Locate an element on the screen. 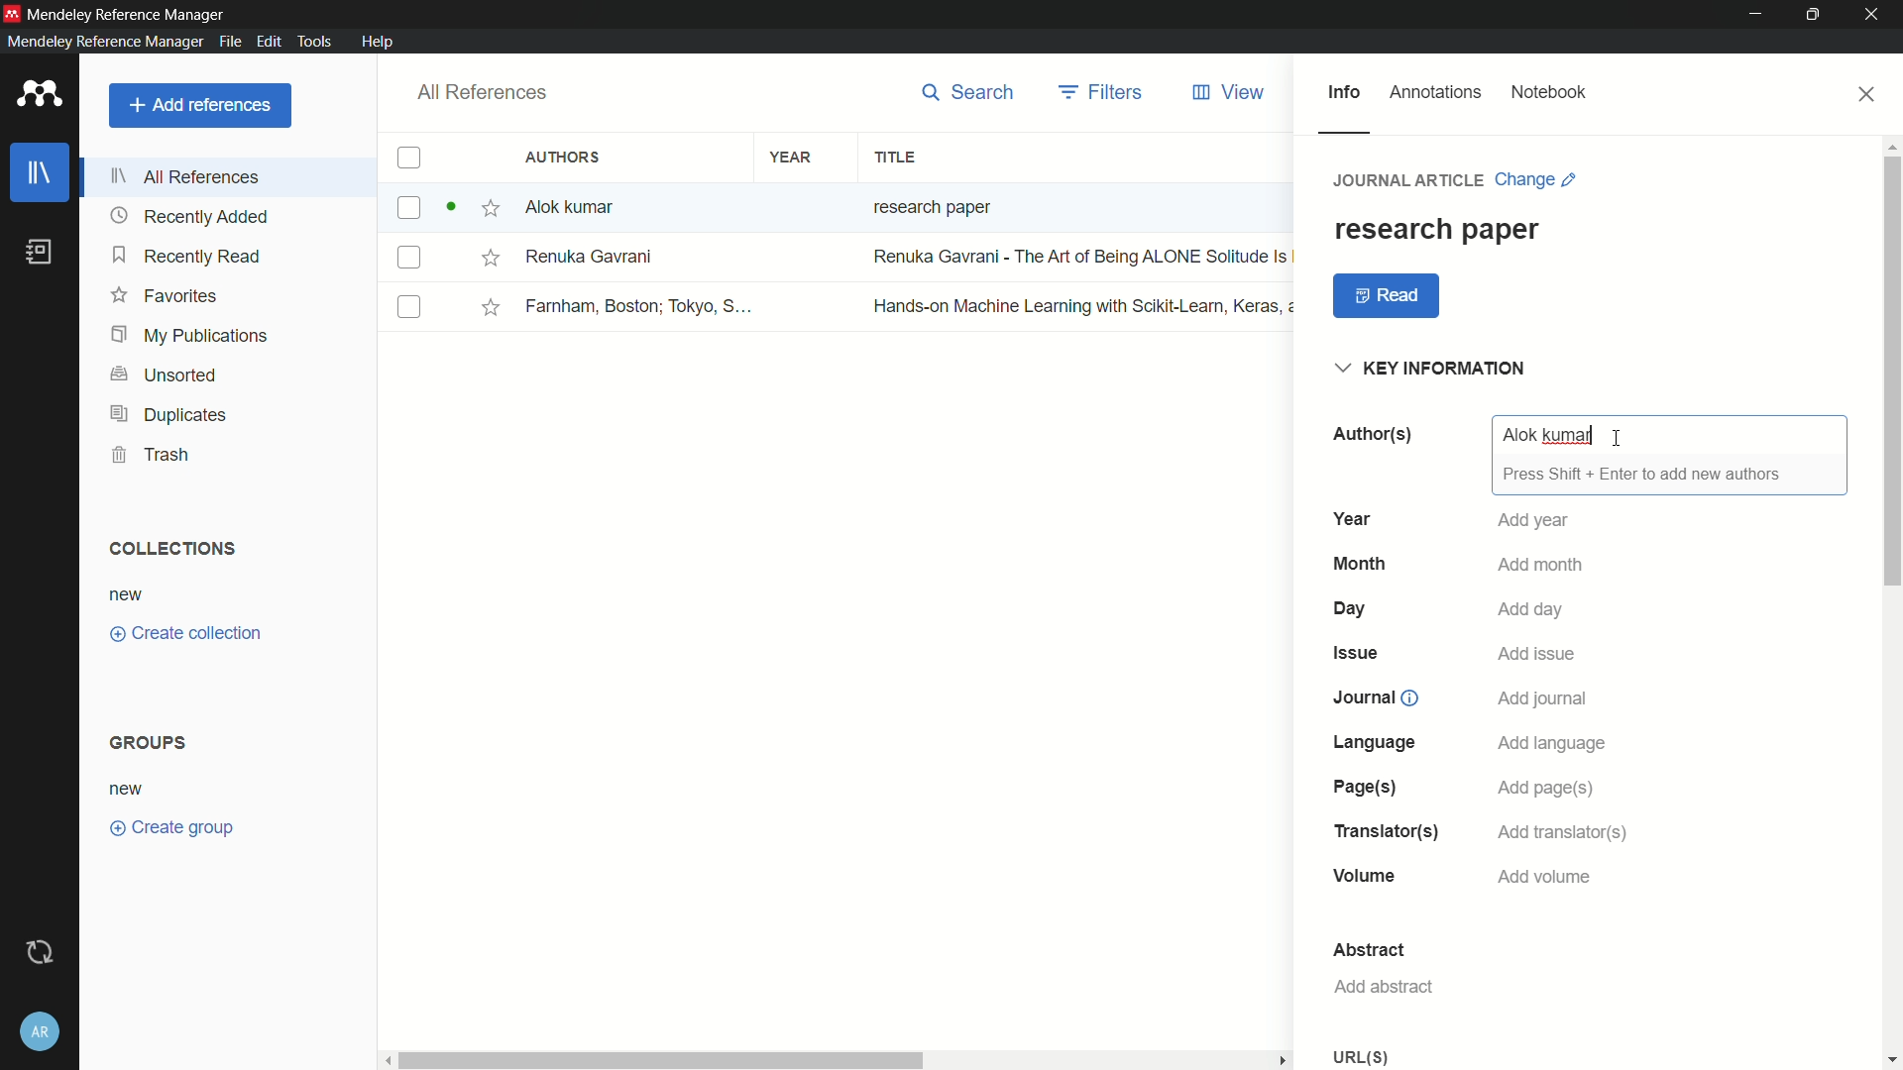  notebook is located at coordinates (1549, 93).